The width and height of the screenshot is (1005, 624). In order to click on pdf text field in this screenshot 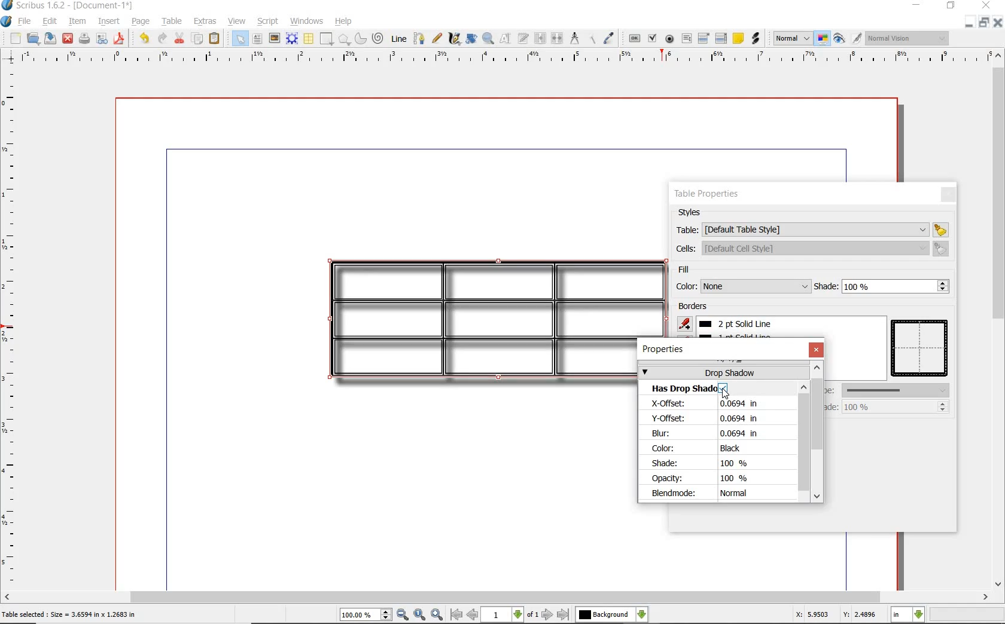, I will do `click(686, 39)`.